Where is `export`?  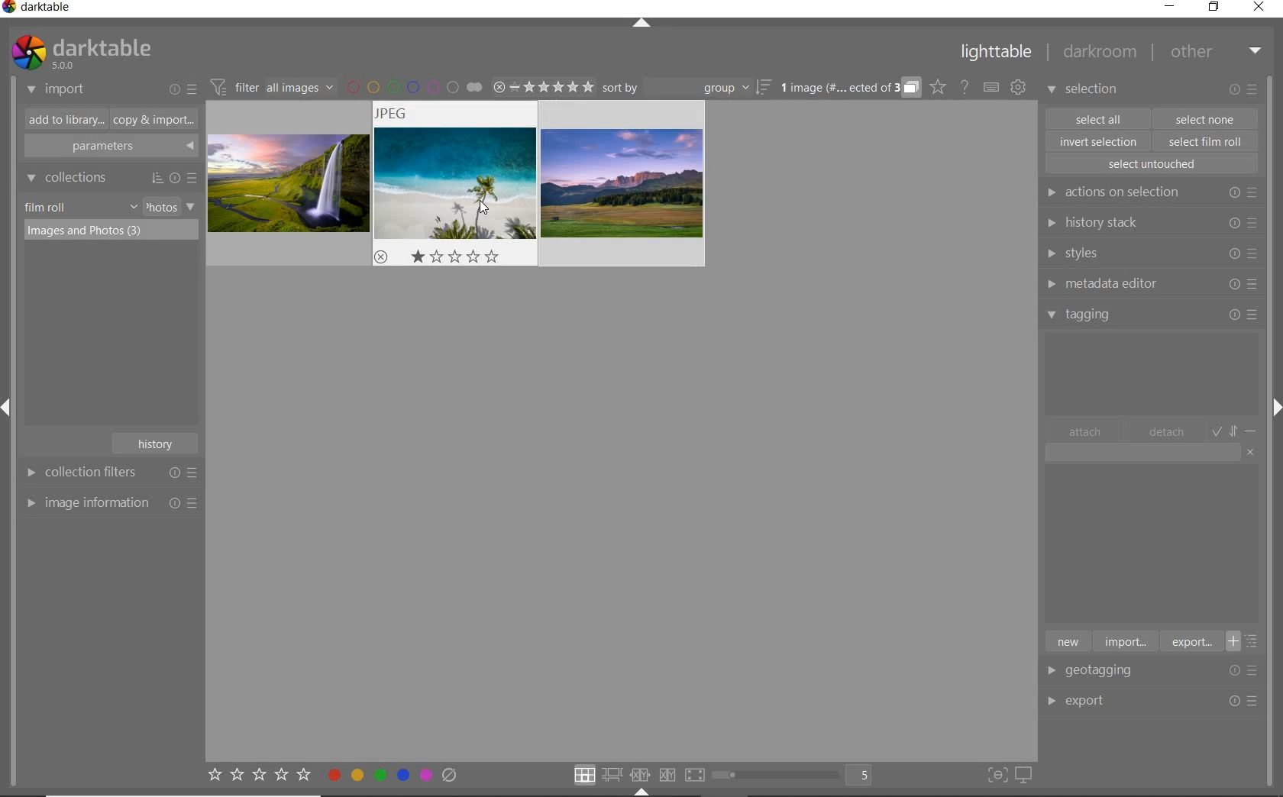 export is located at coordinates (1103, 699).